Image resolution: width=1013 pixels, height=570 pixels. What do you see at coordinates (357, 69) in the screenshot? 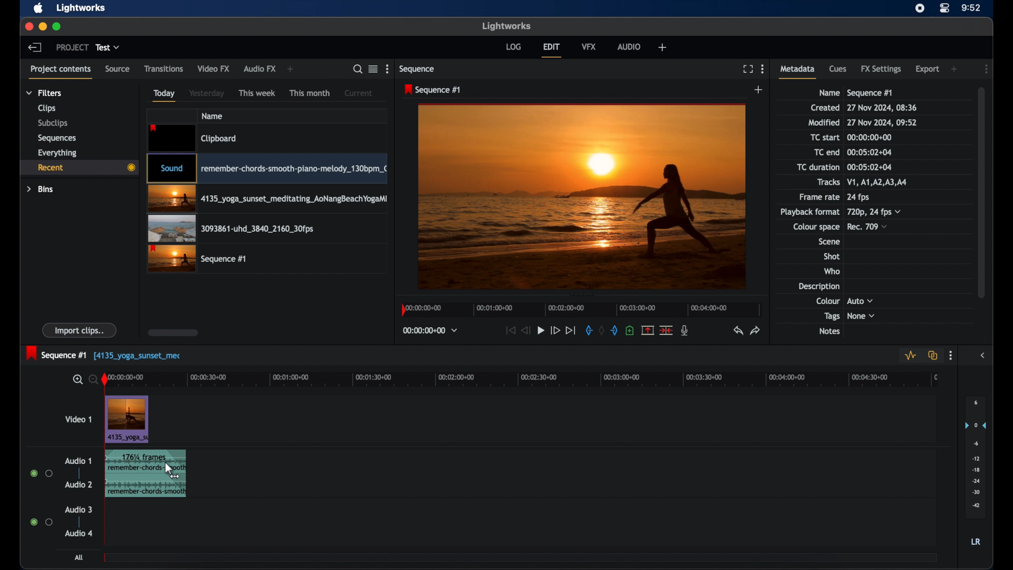
I see `search` at bounding box center [357, 69].